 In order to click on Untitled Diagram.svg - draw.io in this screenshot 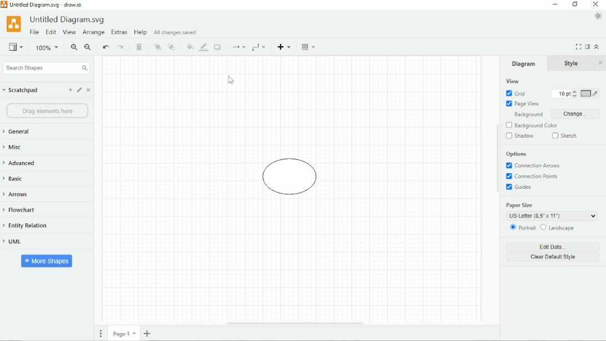, I will do `click(46, 6)`.